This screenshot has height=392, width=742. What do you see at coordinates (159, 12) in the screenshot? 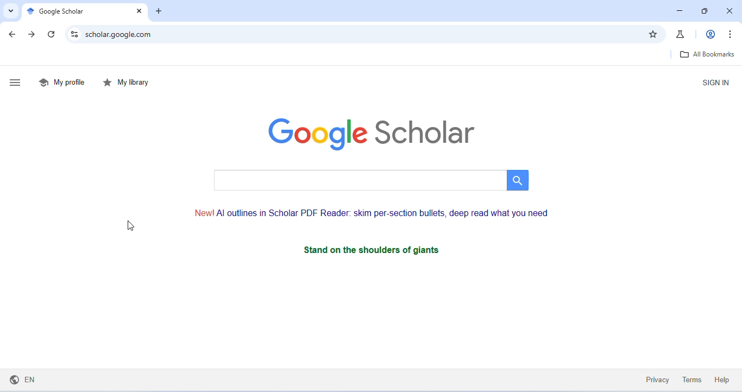
I see `add new tab` at bounding box center [159, 12].